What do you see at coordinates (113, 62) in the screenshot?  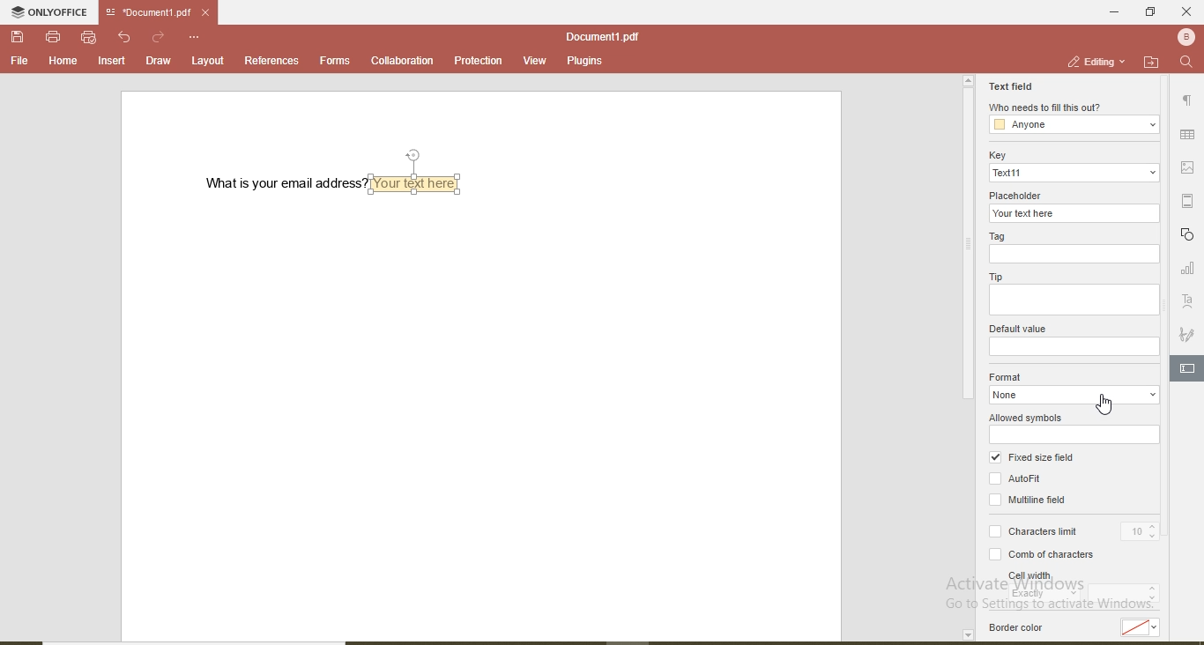 I see `insert` at bounding box center [113, 62].